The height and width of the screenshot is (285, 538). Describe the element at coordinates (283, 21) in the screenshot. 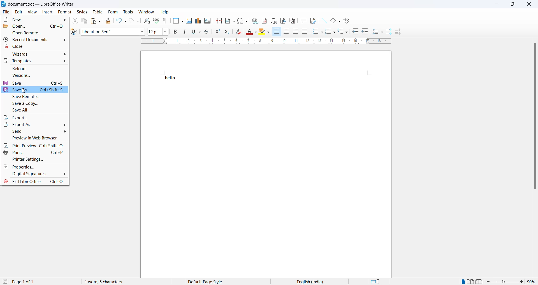

I see `Insert bookmark` at that location.